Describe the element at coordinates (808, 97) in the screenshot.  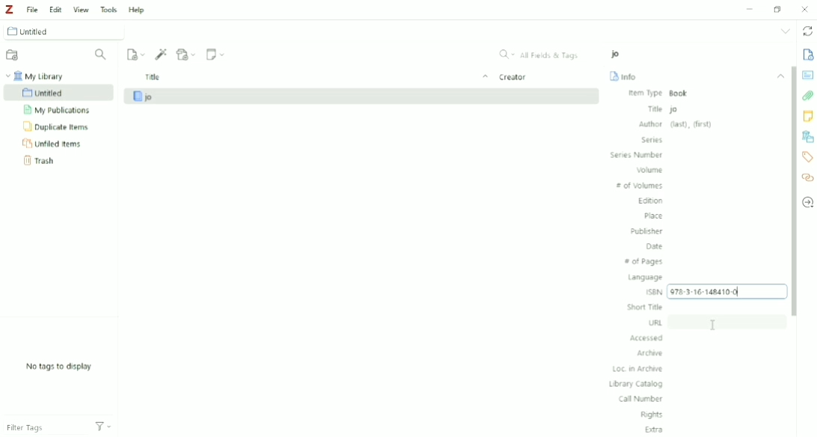
I see `Attachments` at that location.